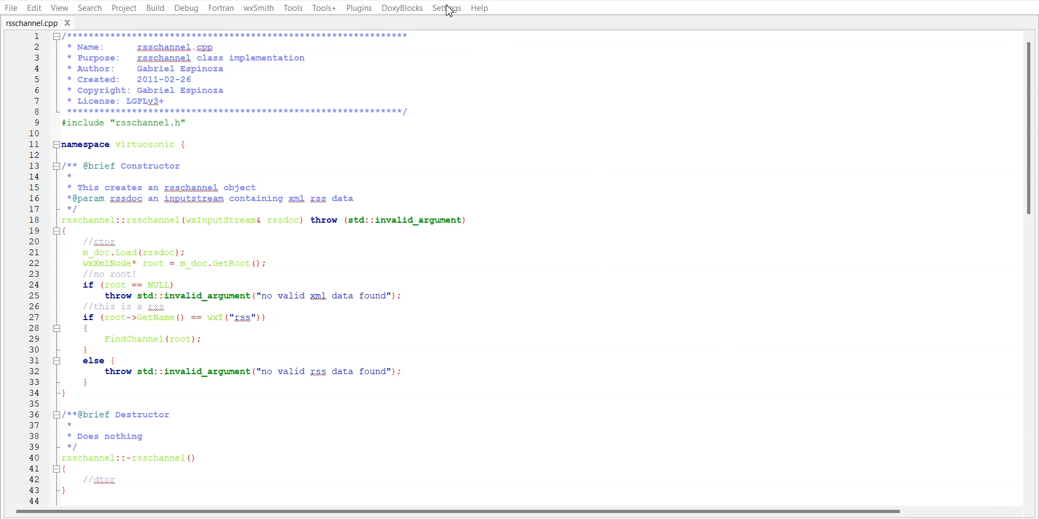 This screenshot has width=1039, height=519. Describe the element at coordinates (221, 8) in the screenshot. I see `Fortran` at that location.